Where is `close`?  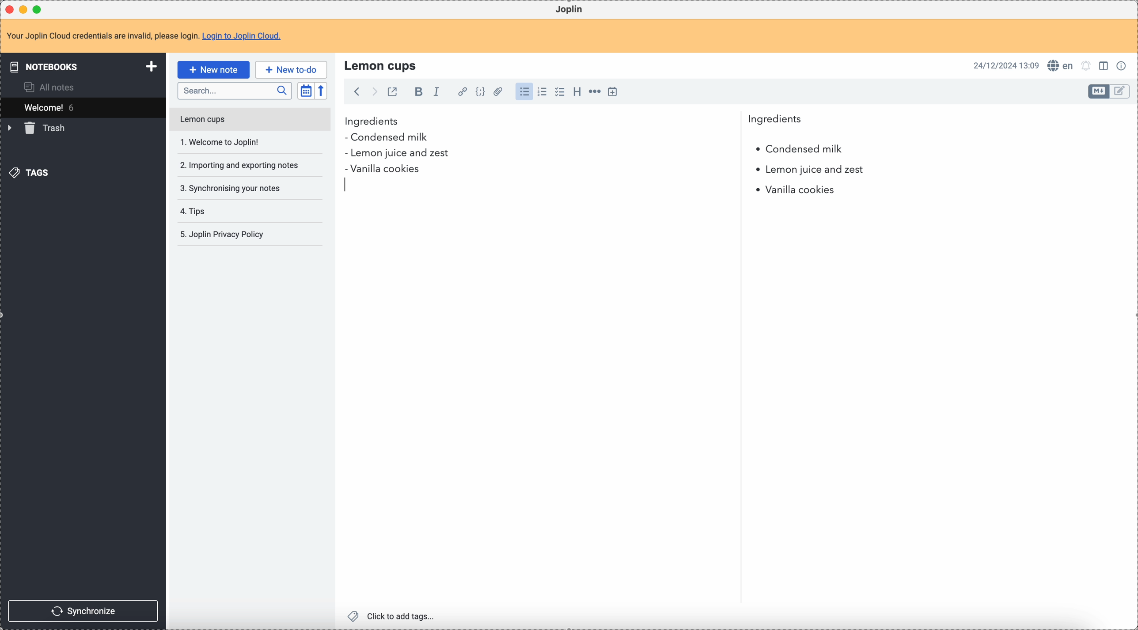 close is located at coordinates (11, 10).